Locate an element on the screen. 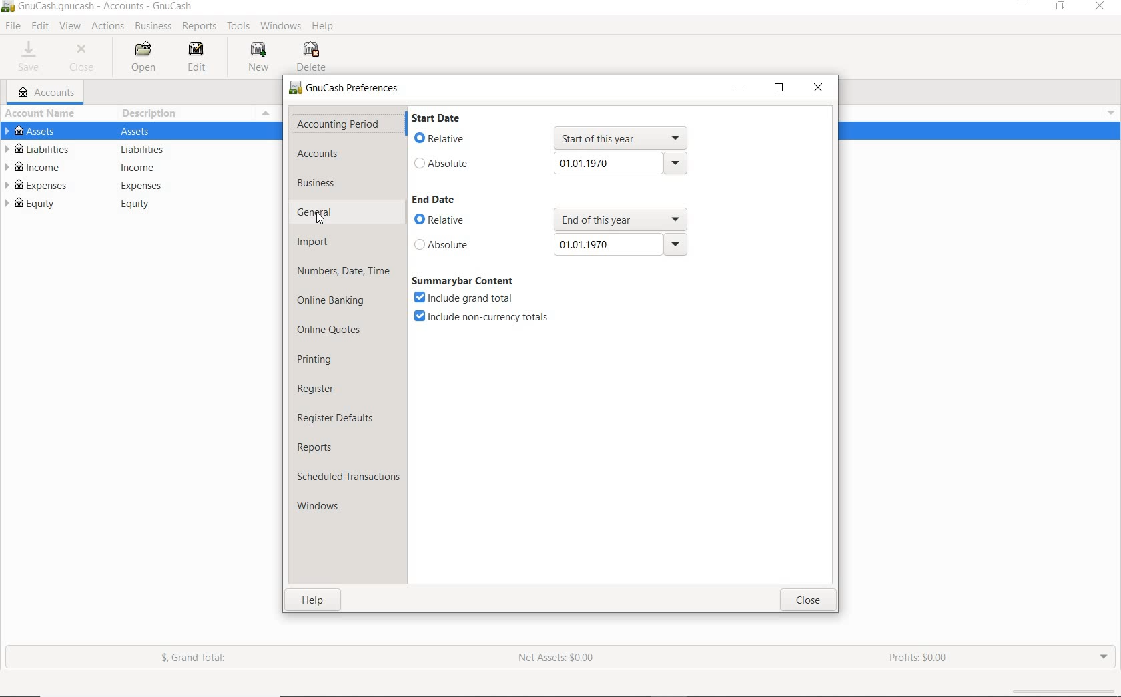  ACCOUNTS is located at coordinates (49, 91).